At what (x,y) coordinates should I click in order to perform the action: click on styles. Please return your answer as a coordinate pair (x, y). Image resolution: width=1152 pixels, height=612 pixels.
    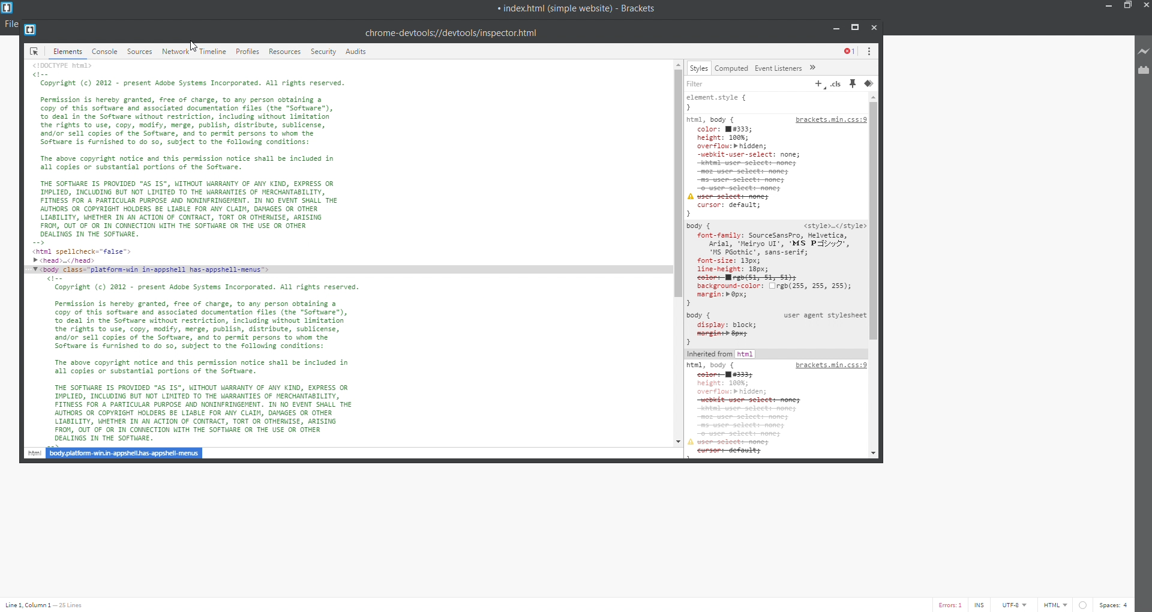
    Looking at the image, I should click on (776, 275).